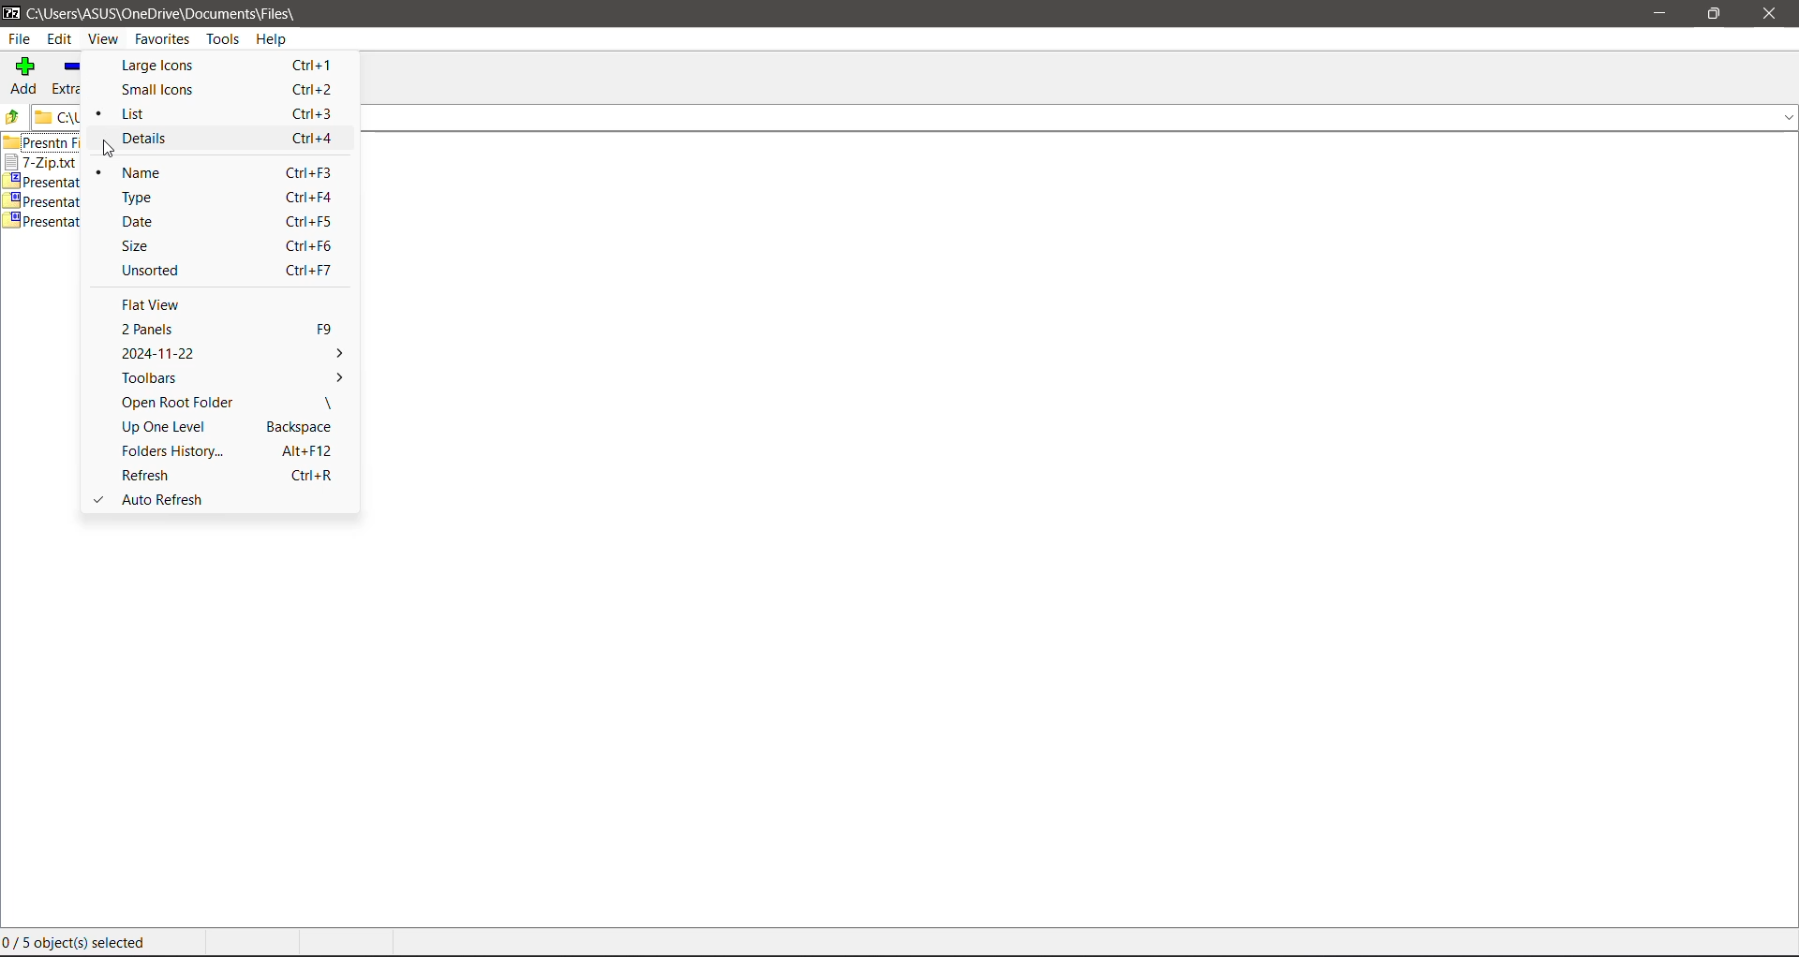 Image resolution: width=1799 pixels, height=957 pixels. What do you see at coordinates (15, 15) in the screenshot?
I see `7 zip logo` at bounding box center [15, 15].